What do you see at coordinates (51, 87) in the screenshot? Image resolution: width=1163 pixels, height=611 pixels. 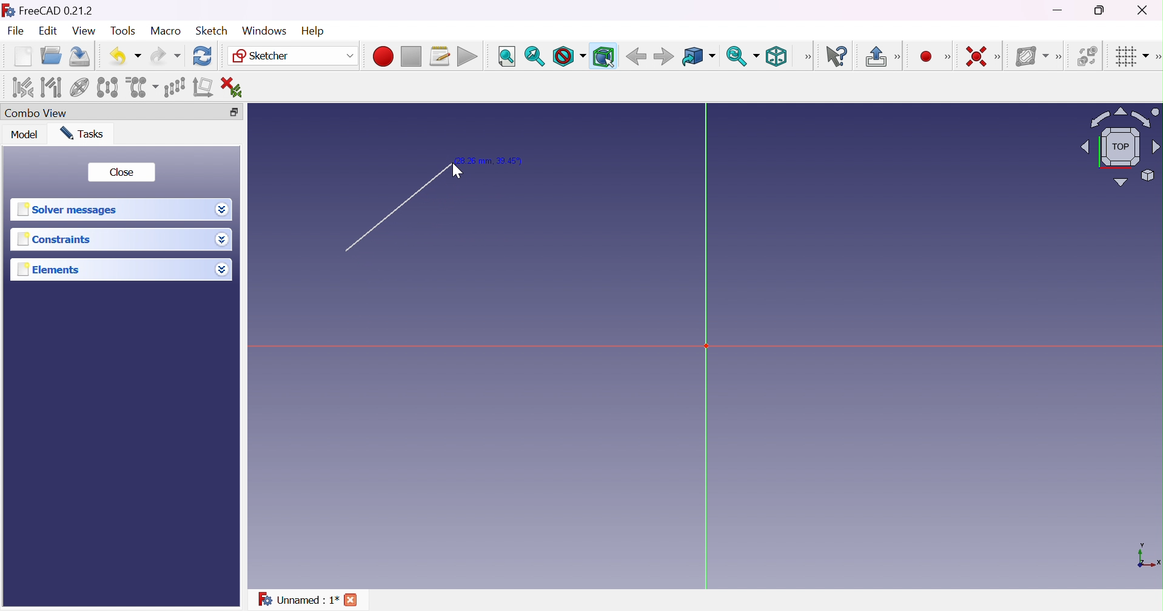 I see `Select associated geometry` at bounding box center [51, 87].